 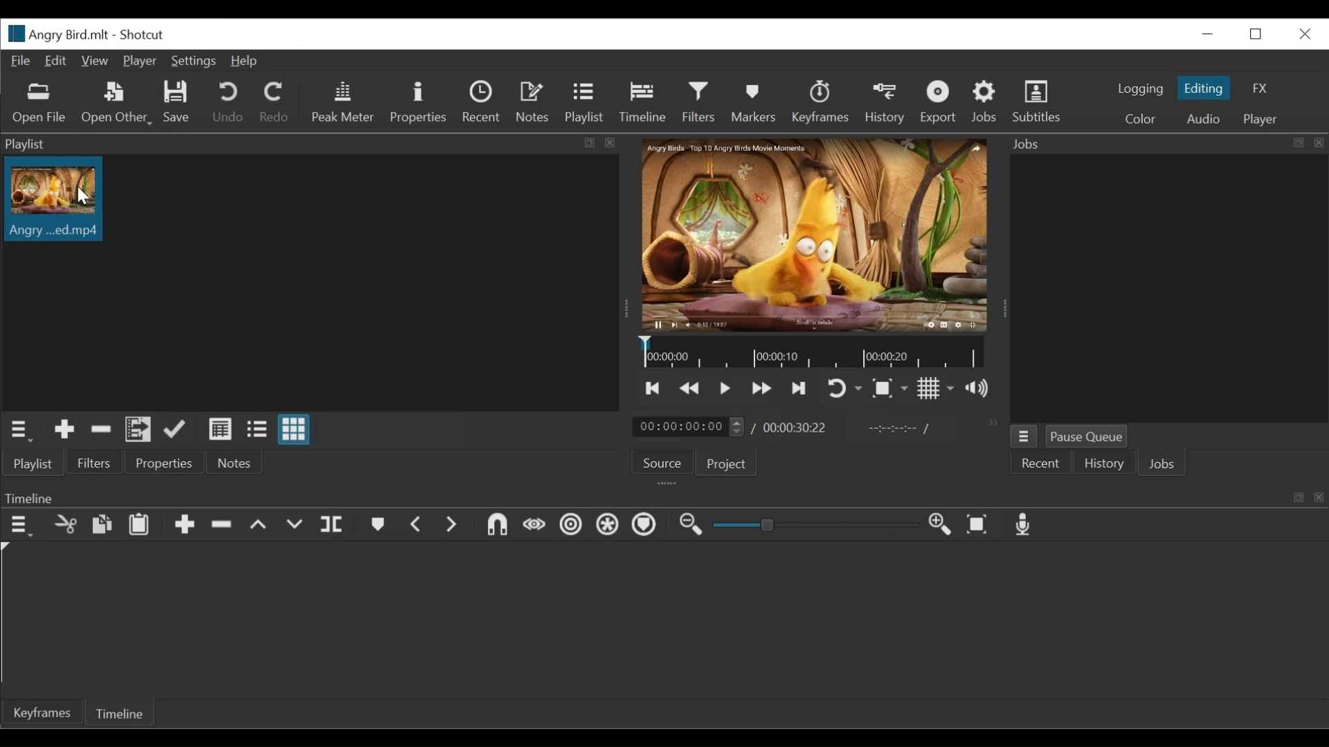 I want to click on View as icon, so click(x=296, y=429).